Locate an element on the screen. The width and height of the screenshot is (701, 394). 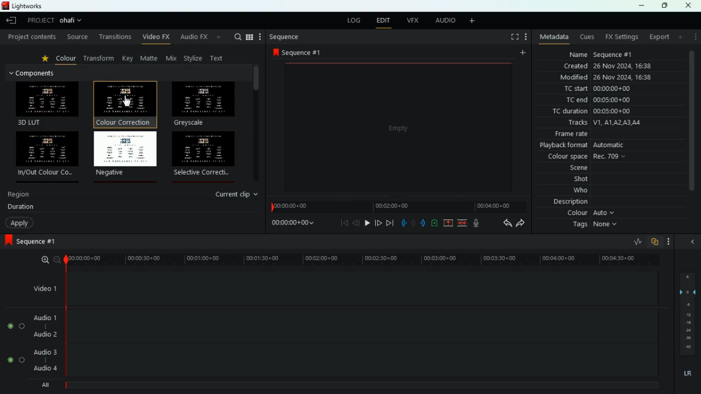
overlap is located at coordinates (654, 242).